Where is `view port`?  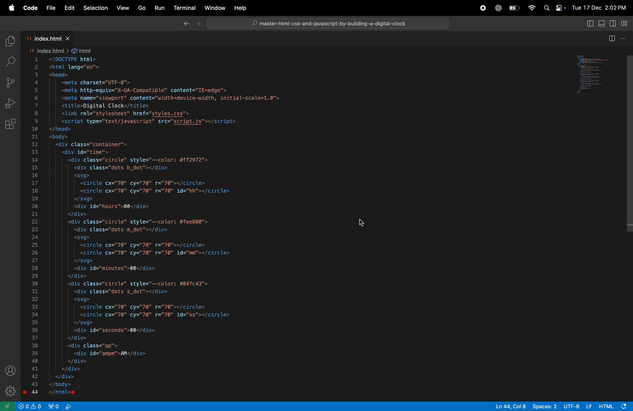
view port is located at coordinates (68, 406).